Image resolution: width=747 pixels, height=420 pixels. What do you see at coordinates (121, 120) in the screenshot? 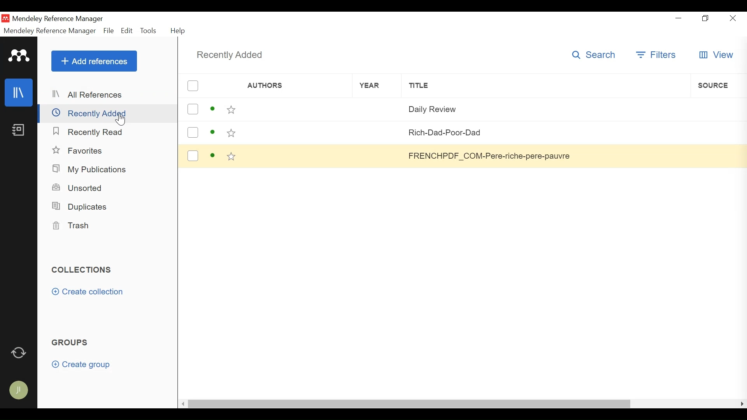
I see `cursor on recently added` at bounding box center [121, 120].